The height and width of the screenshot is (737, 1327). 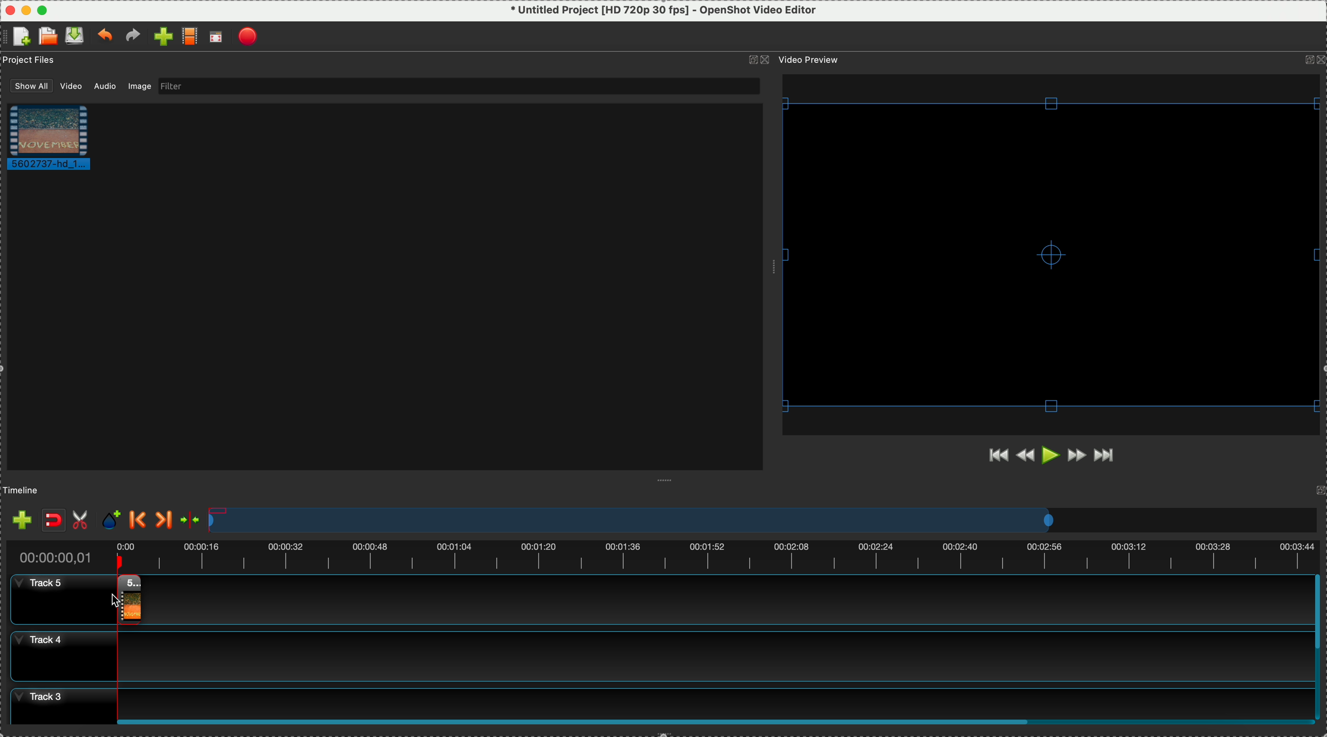 I want to click on icons, so click(x=758, y=60).